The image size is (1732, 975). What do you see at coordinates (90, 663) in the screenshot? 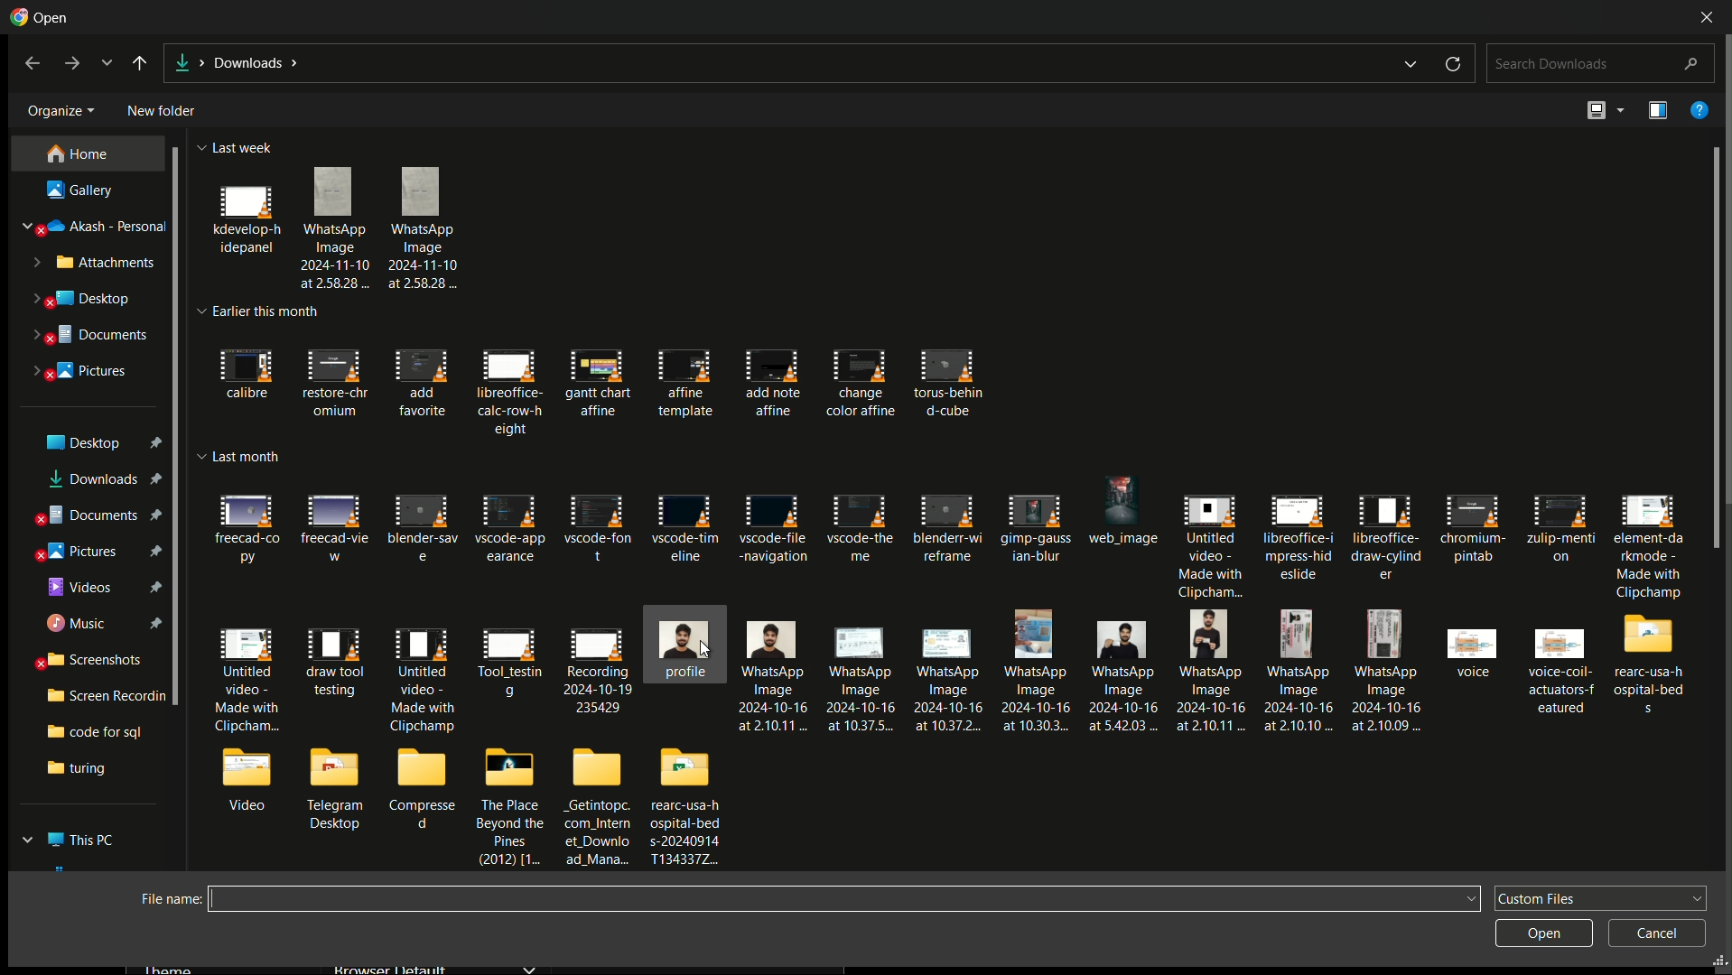
I see `screenshots` at bounding box center [90, 663].